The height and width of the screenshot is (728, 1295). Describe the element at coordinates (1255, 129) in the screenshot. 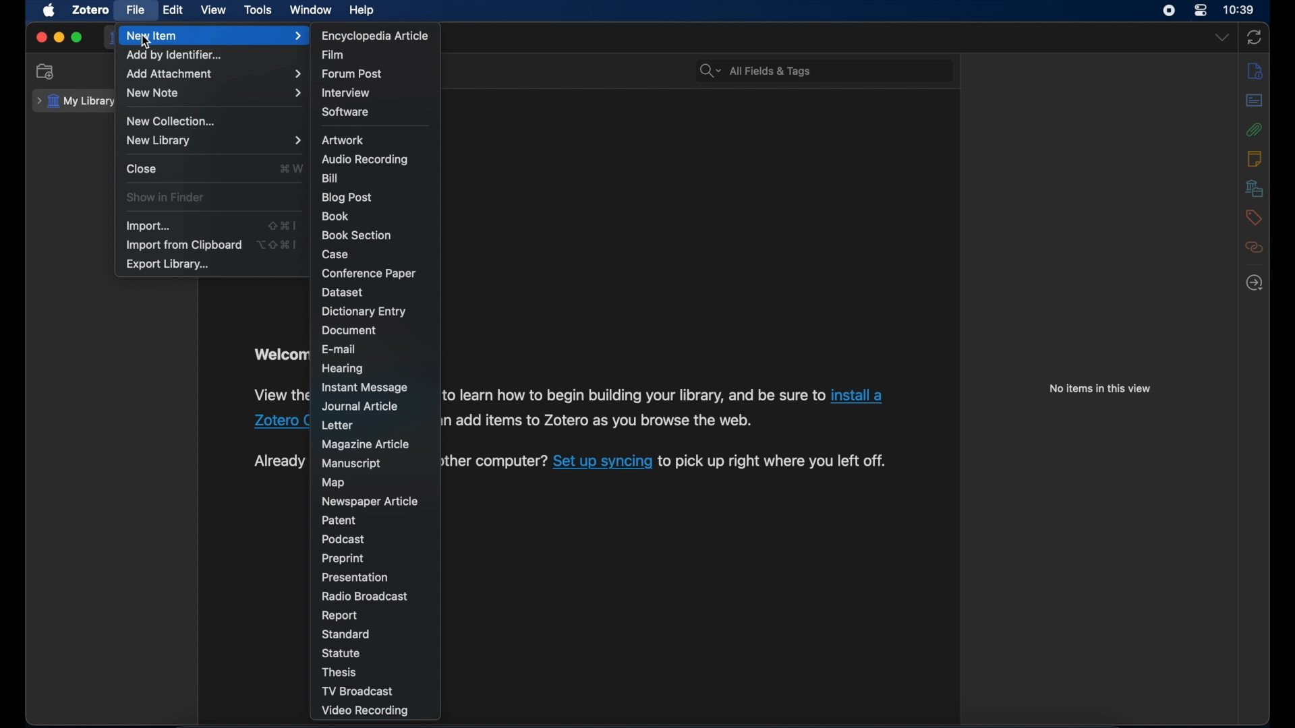

I see `attachments` at that location.